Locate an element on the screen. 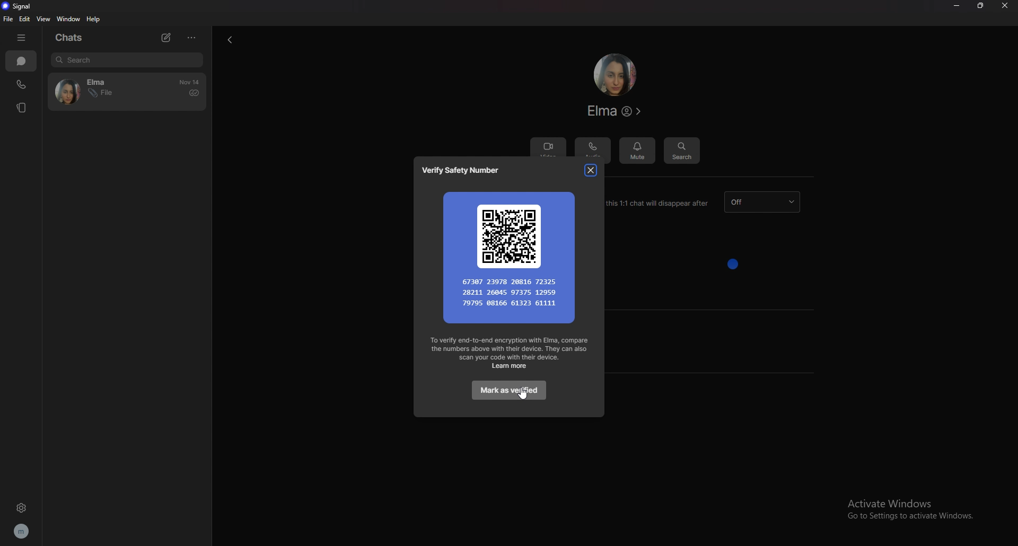 The width and height of the screenshot is (1018, 546). resize is located at coordinates (980, 6).